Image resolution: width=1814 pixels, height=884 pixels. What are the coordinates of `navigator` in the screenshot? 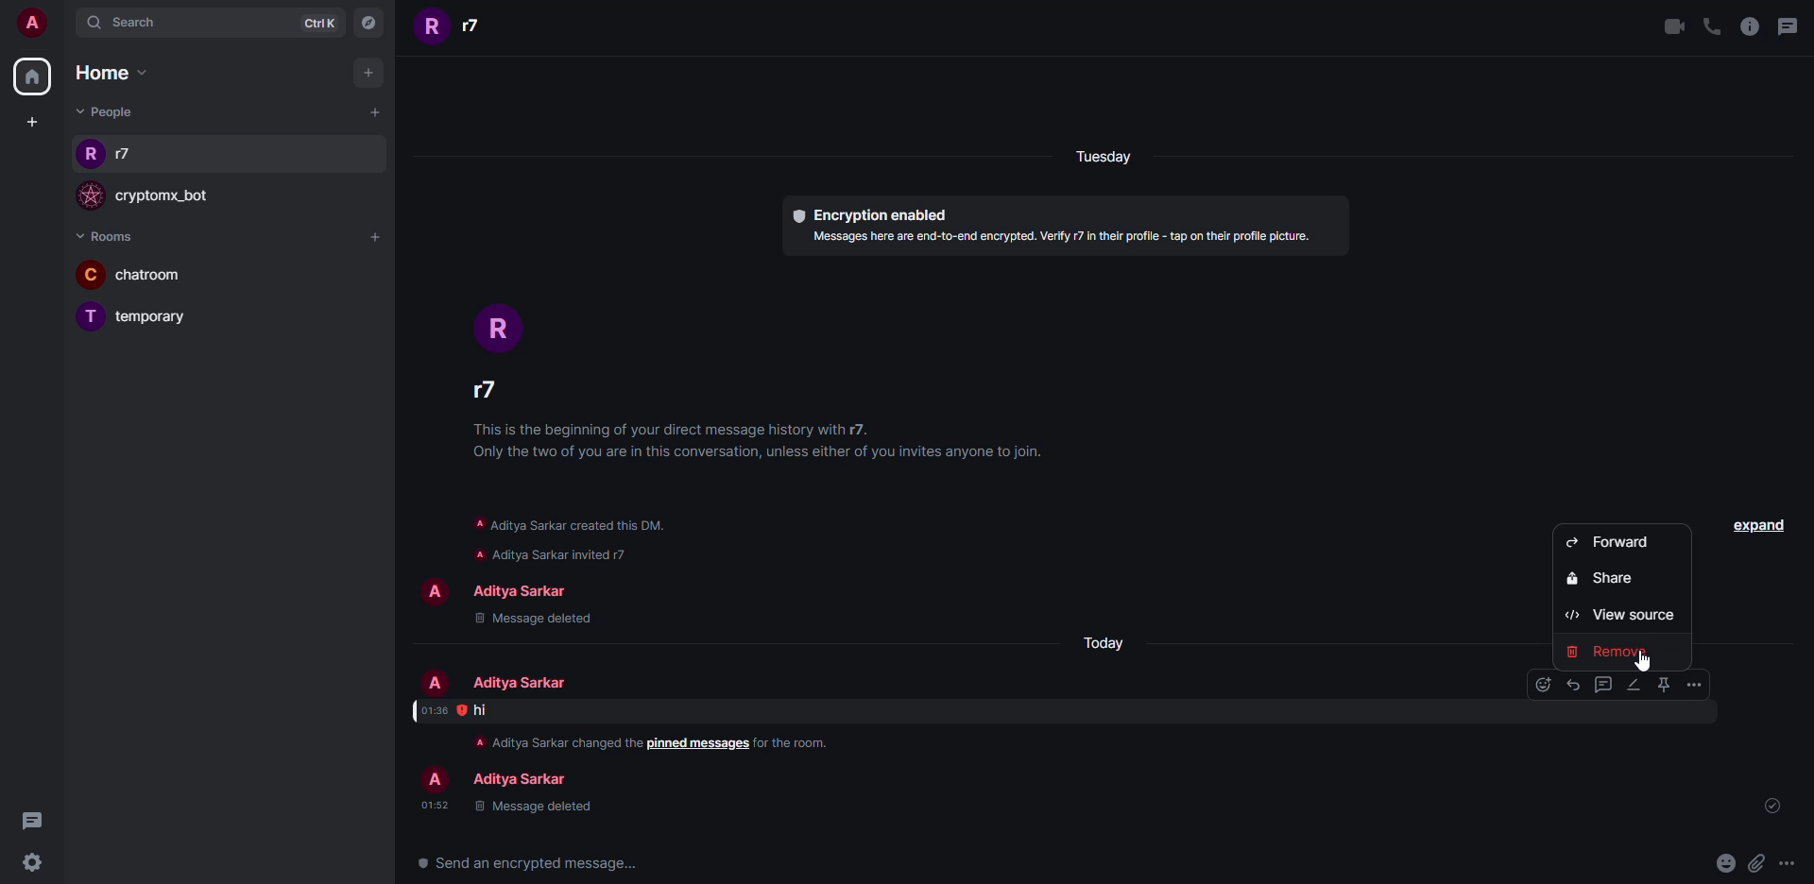 It's located at (366, 26).